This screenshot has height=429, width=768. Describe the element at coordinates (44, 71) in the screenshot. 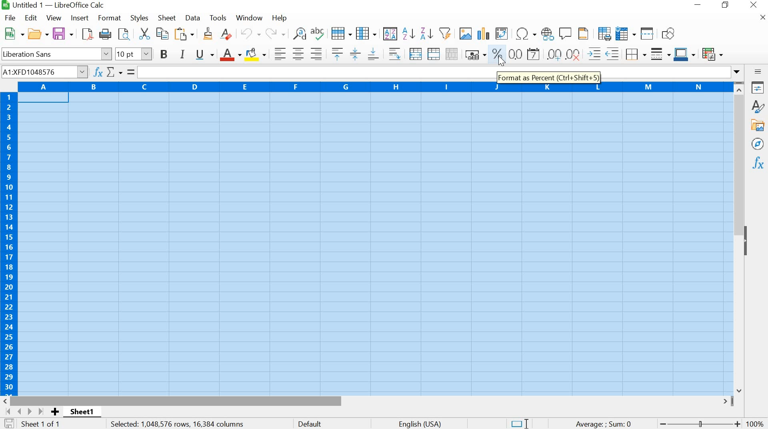

I see `Name Box` at that location.